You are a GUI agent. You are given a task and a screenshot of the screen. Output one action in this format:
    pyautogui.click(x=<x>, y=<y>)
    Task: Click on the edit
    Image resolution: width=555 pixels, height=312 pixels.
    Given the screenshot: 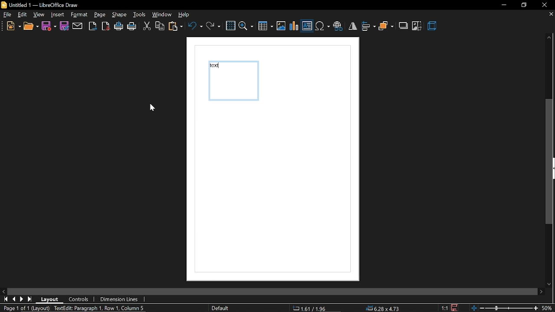 What is the action you would take?
    pyautogui.click(x=23, y=15)
    